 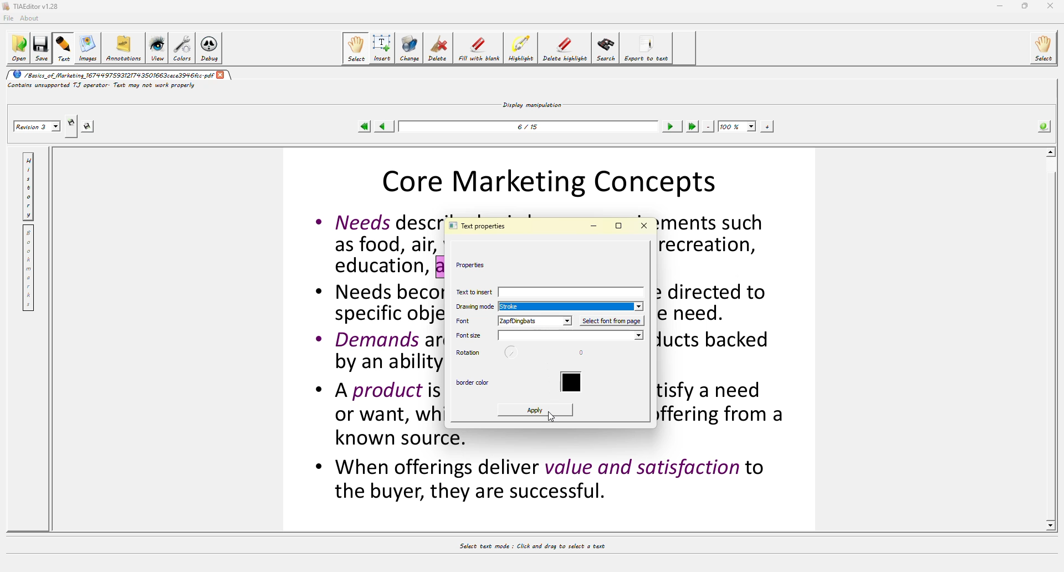 I want to click on apply, so click(x=532, y=412).